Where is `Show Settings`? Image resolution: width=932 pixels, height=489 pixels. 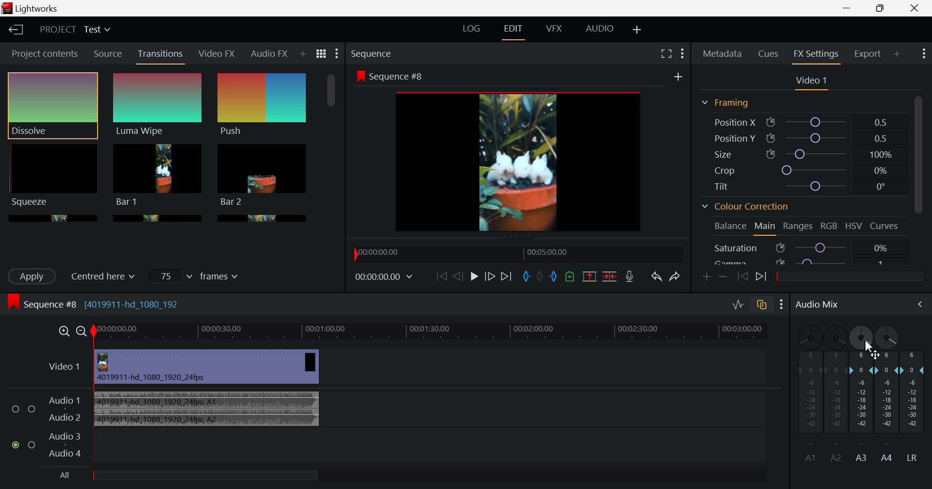 Show Settings is located at coordinates (337, 53).